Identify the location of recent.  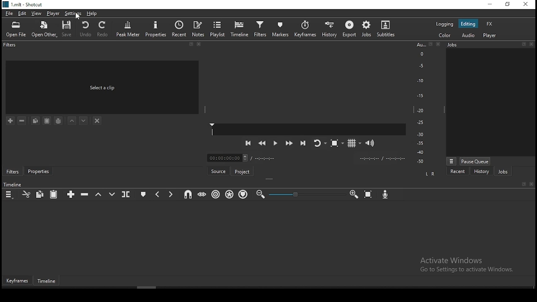
(180, 29).